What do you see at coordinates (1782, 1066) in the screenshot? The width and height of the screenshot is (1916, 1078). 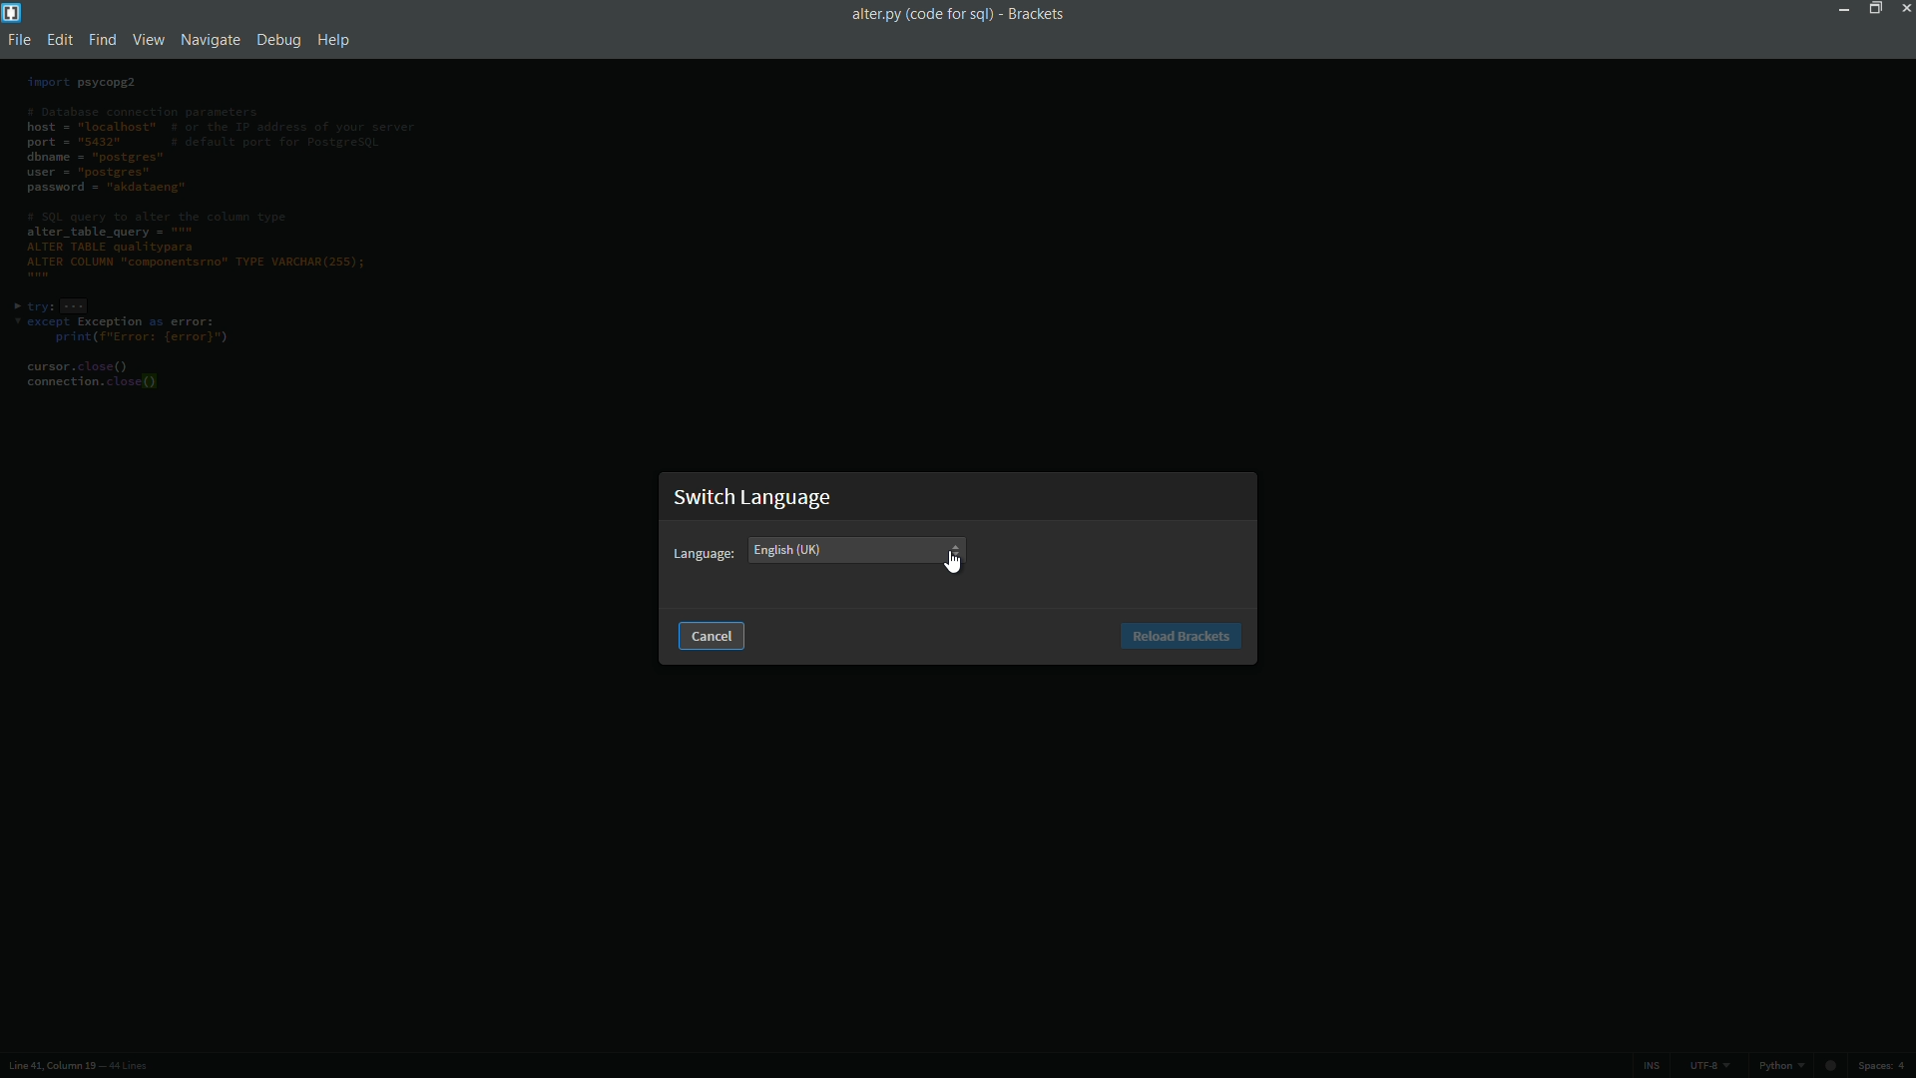 I see `python` at bounding box center [1782, 1066].